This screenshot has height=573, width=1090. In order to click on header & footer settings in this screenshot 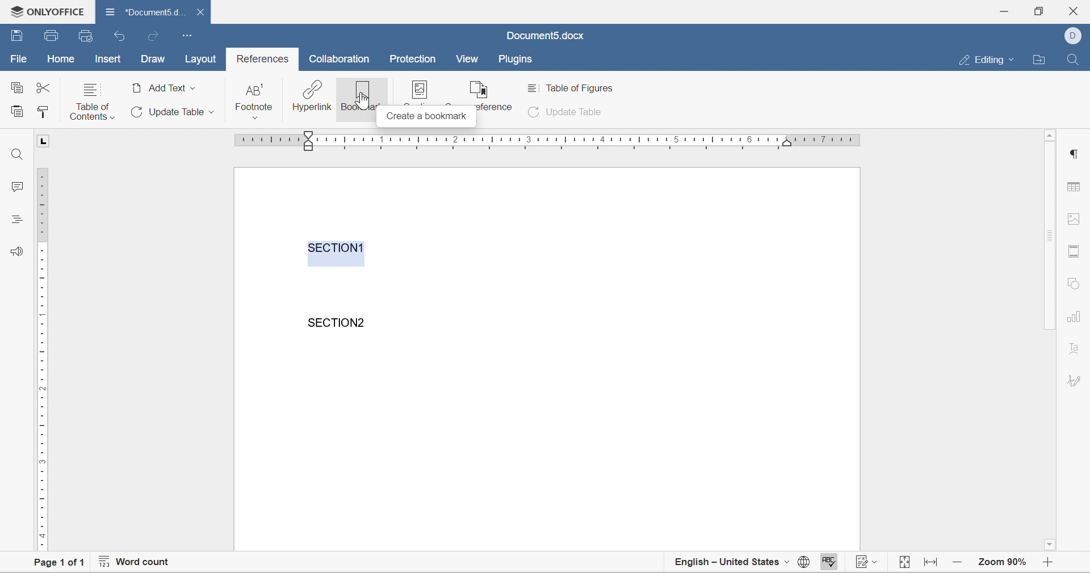, I will do `click(1073, 252)`.